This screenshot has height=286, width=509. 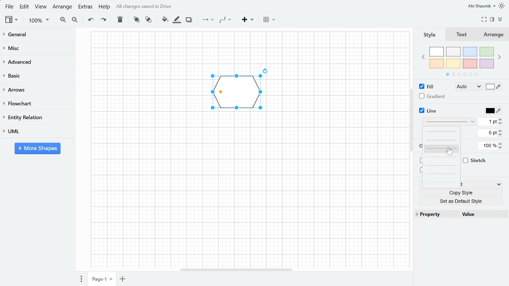 I want to click on Insert, so click(x=247, y=20).